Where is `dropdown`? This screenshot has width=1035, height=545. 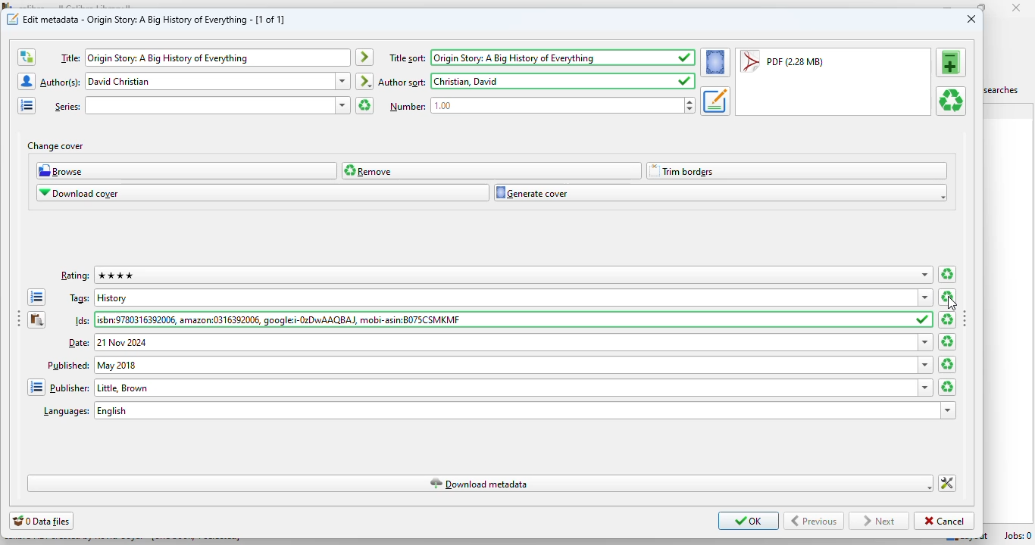
dropdown is located at coordinates (925, 298).